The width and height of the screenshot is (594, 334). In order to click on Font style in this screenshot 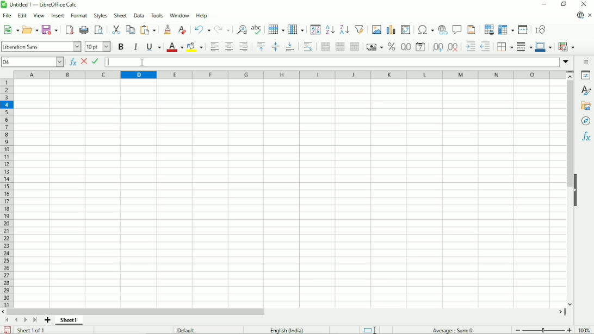, I will do `click(41, 47)`.